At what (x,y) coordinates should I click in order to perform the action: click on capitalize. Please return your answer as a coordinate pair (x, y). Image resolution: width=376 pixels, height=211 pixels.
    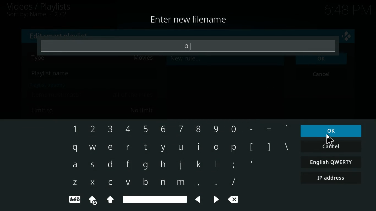
    Looking at the image, I should click on (110, 200).